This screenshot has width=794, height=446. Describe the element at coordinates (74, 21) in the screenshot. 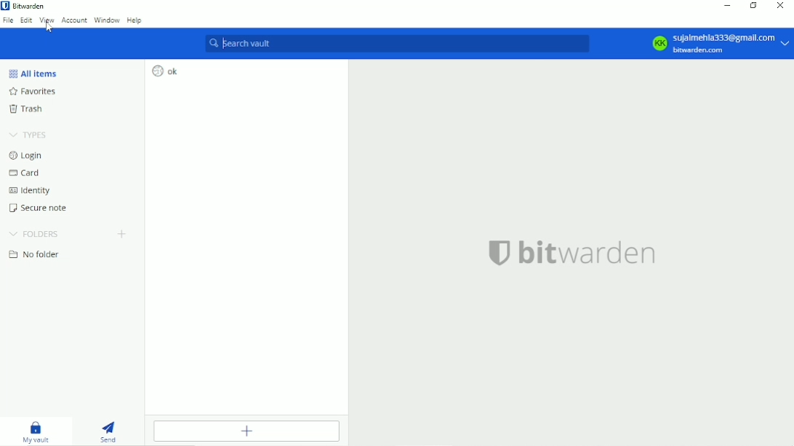

I see `Account` at that location.